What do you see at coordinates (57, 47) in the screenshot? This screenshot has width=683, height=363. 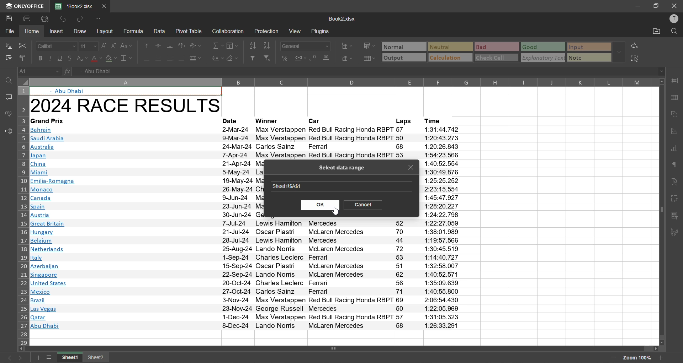 I see `font style` at bounding box center [57, 47].